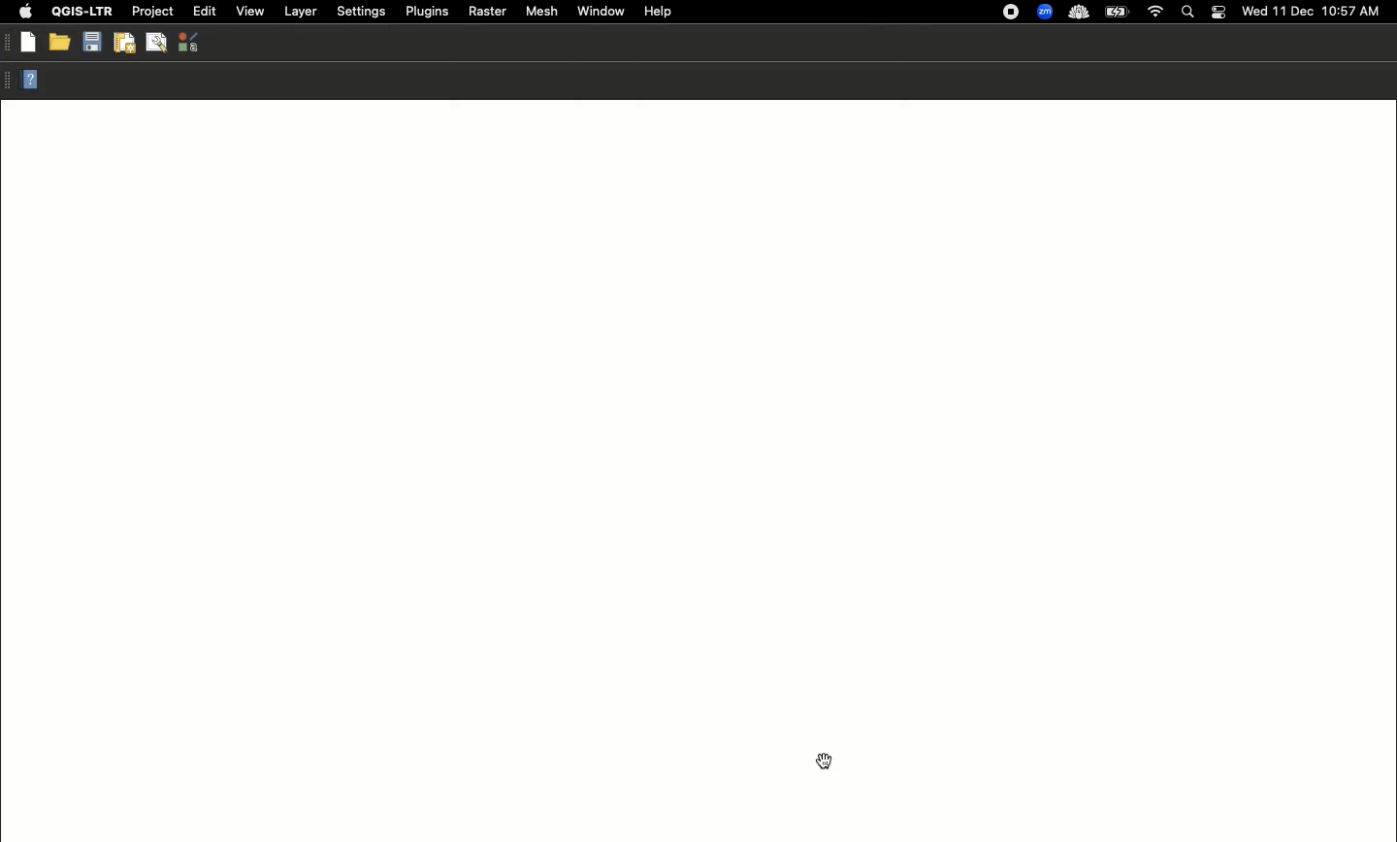 This screenshot has height=842, width=1397. I want to click on Project, so click(152, 12).